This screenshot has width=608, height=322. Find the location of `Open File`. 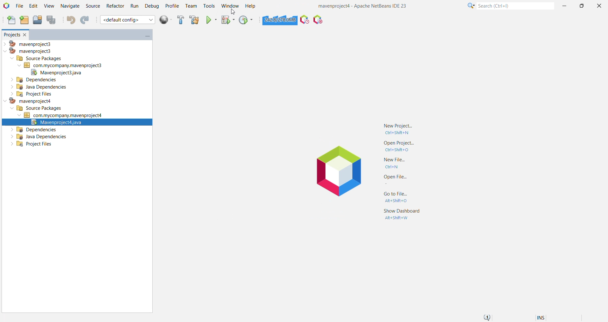

Open File is located at coordinates (393, 180).